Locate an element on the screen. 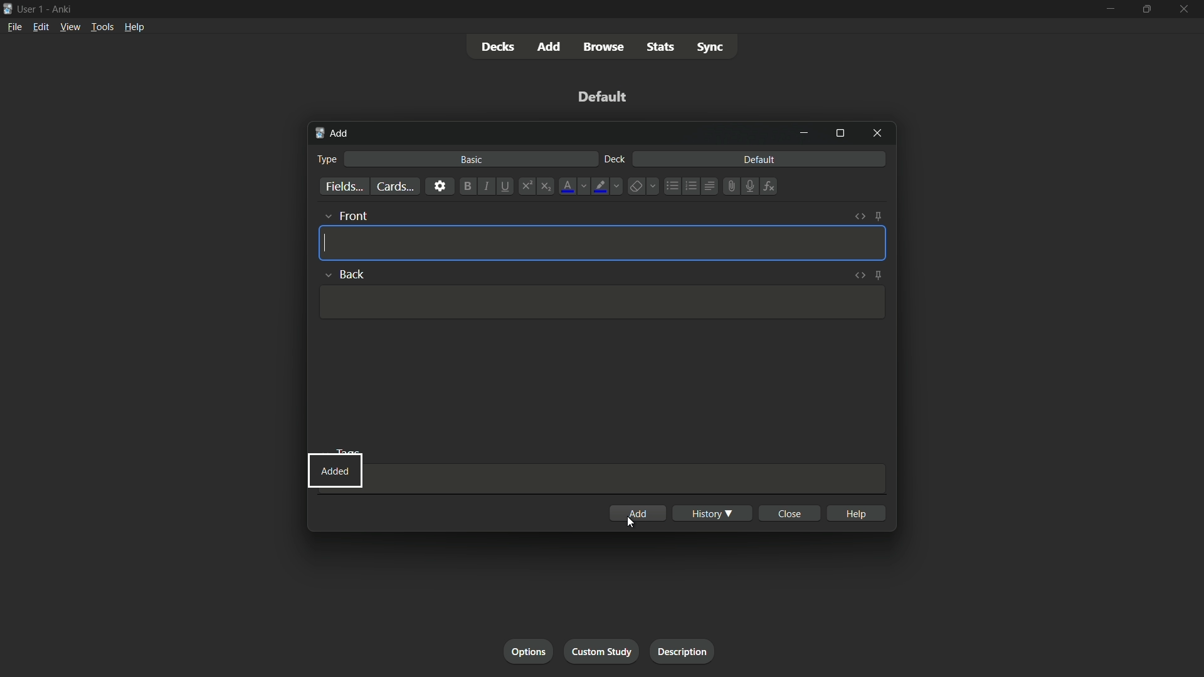  help menu is located at coordinates (134, 27).